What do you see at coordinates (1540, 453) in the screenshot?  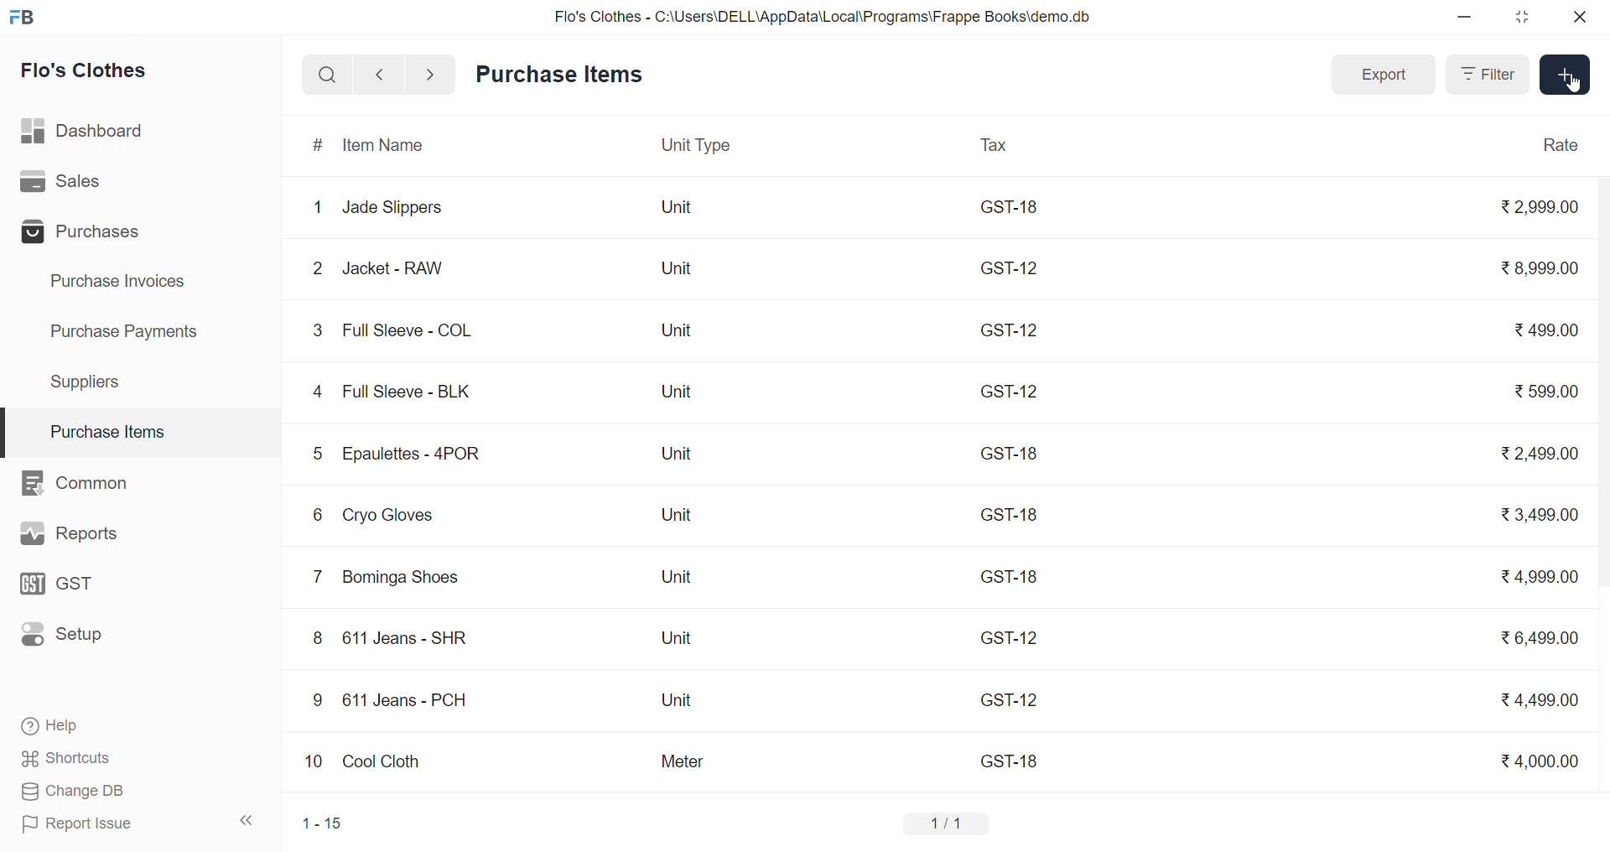 I see `₹2,499.00` at bounding box center [1540, 453].